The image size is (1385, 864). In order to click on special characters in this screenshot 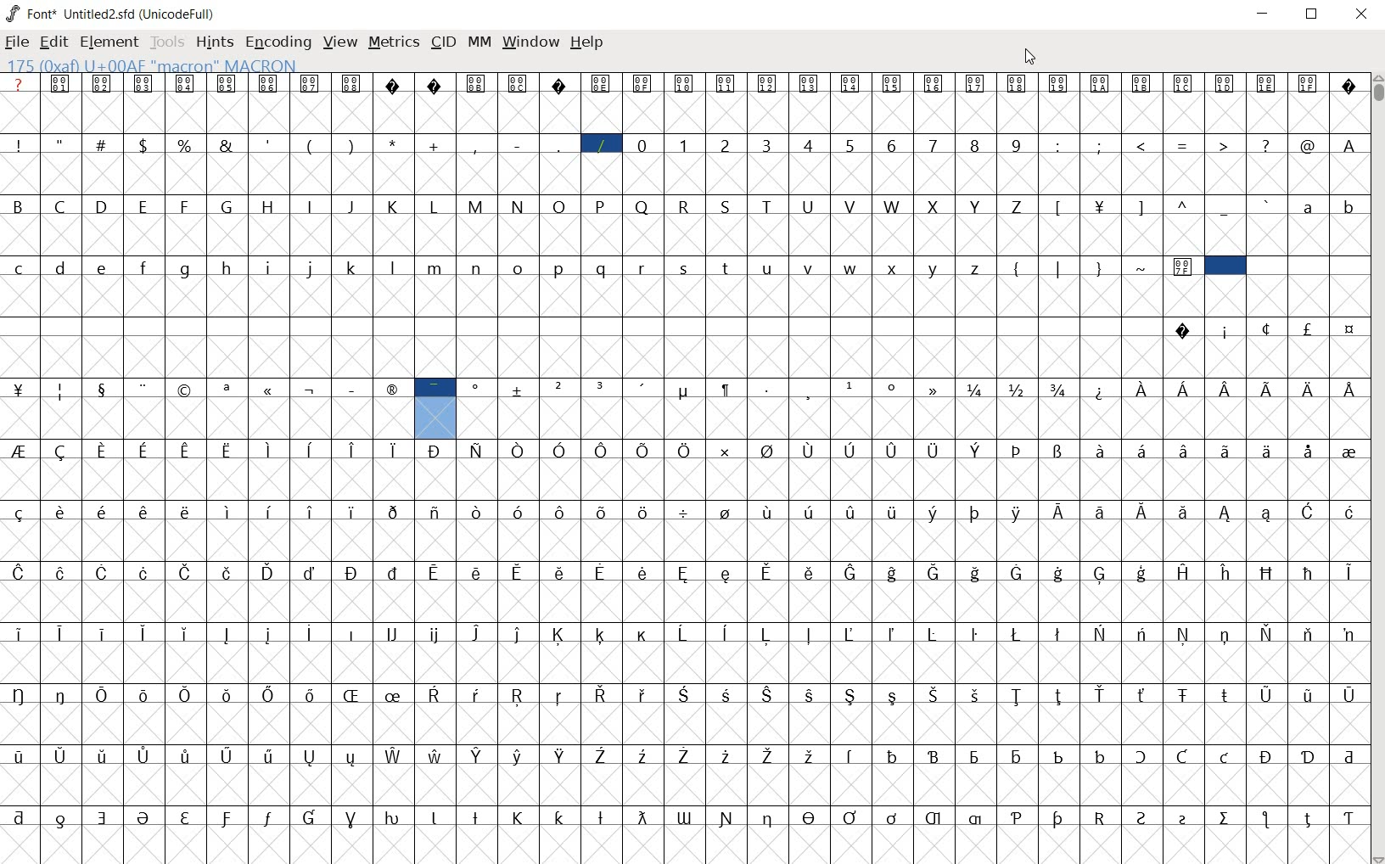, I will do `click(1202, 165)`.